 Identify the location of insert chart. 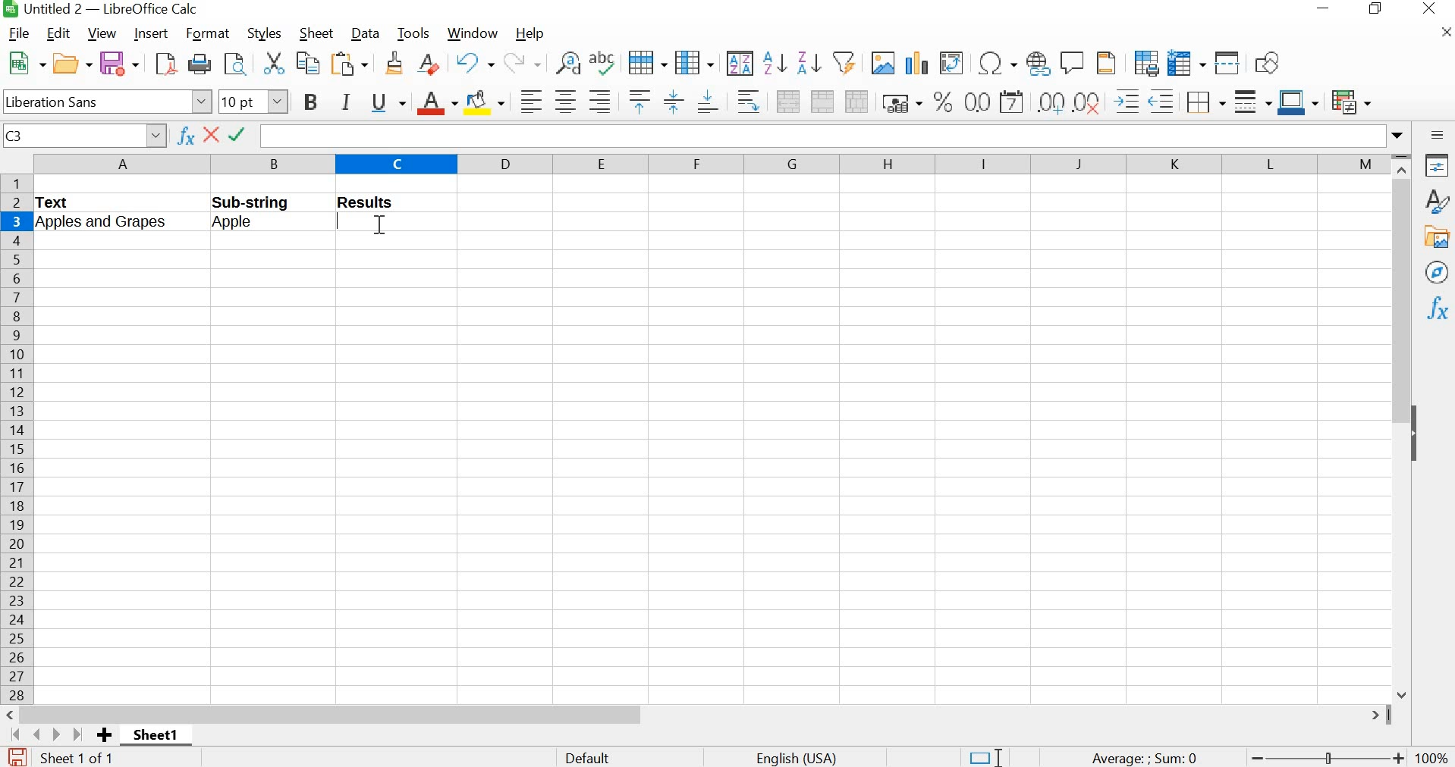
(918, 61).